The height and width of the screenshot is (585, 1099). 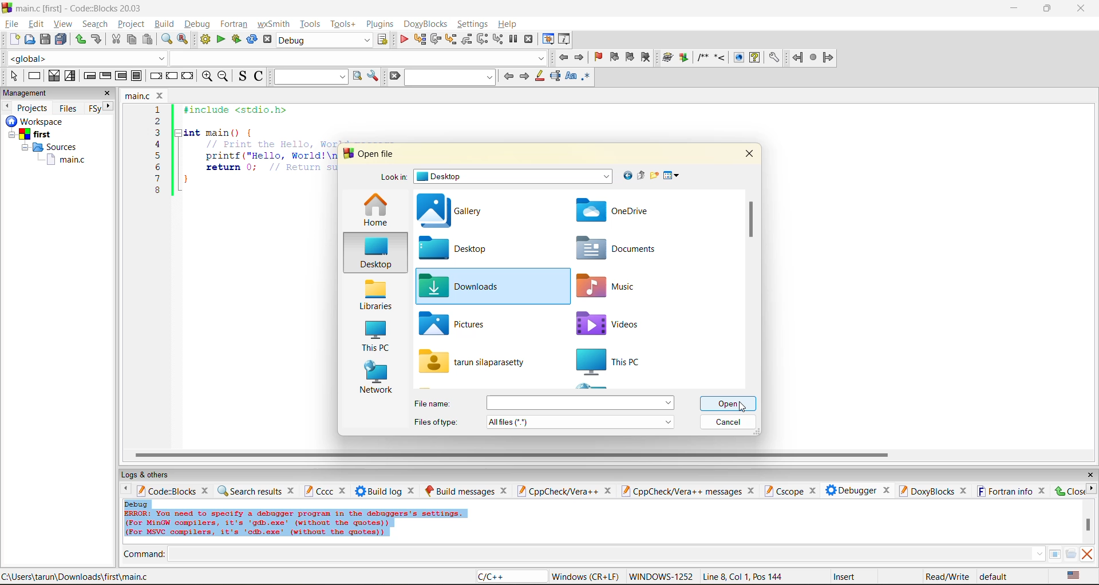 What do you see at coordinates (926, 491) in the screenshot?
I see `doxyblocks` at bounding box center [926, 491].